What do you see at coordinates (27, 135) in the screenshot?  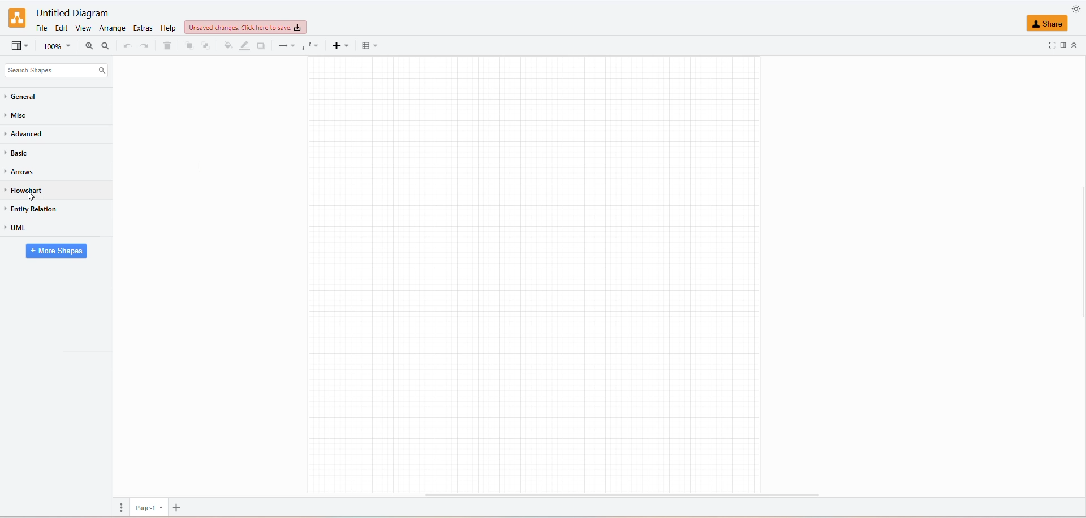 I see `ADVANCED` at bounding box center [27, 135].